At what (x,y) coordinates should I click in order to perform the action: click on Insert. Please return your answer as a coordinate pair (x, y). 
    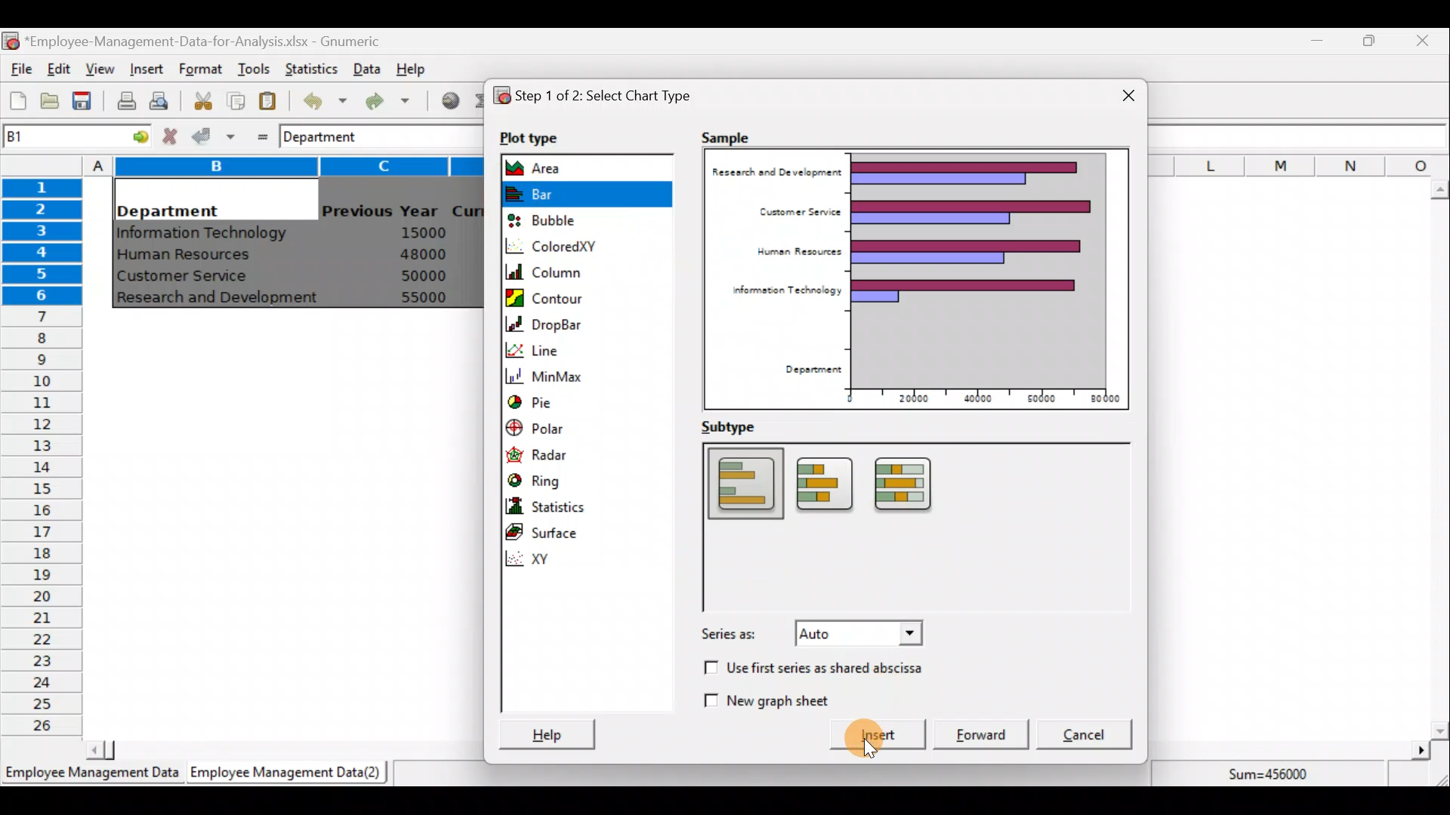
    Looking at the image, I should click on (880, 737).